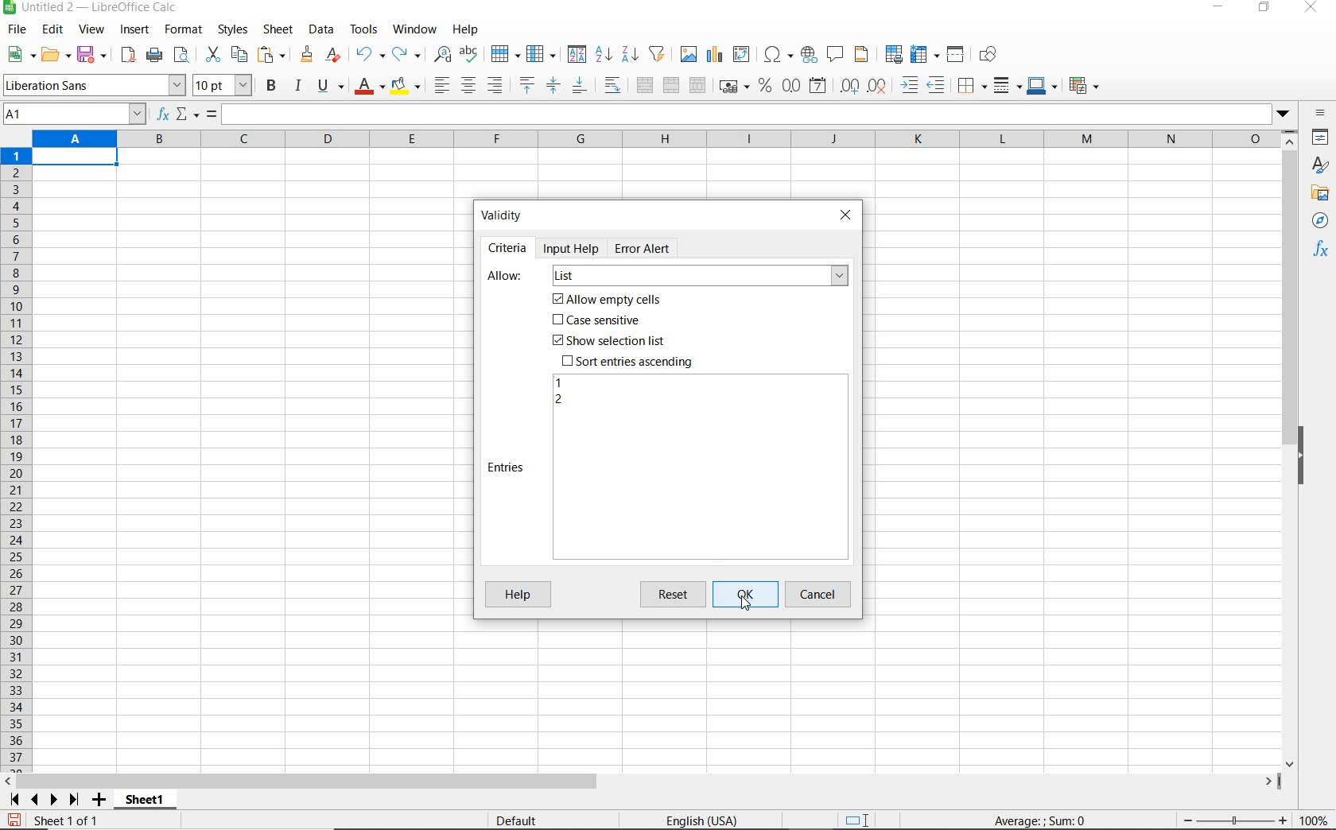  I want to click on scrollbar, so click(642, 782).